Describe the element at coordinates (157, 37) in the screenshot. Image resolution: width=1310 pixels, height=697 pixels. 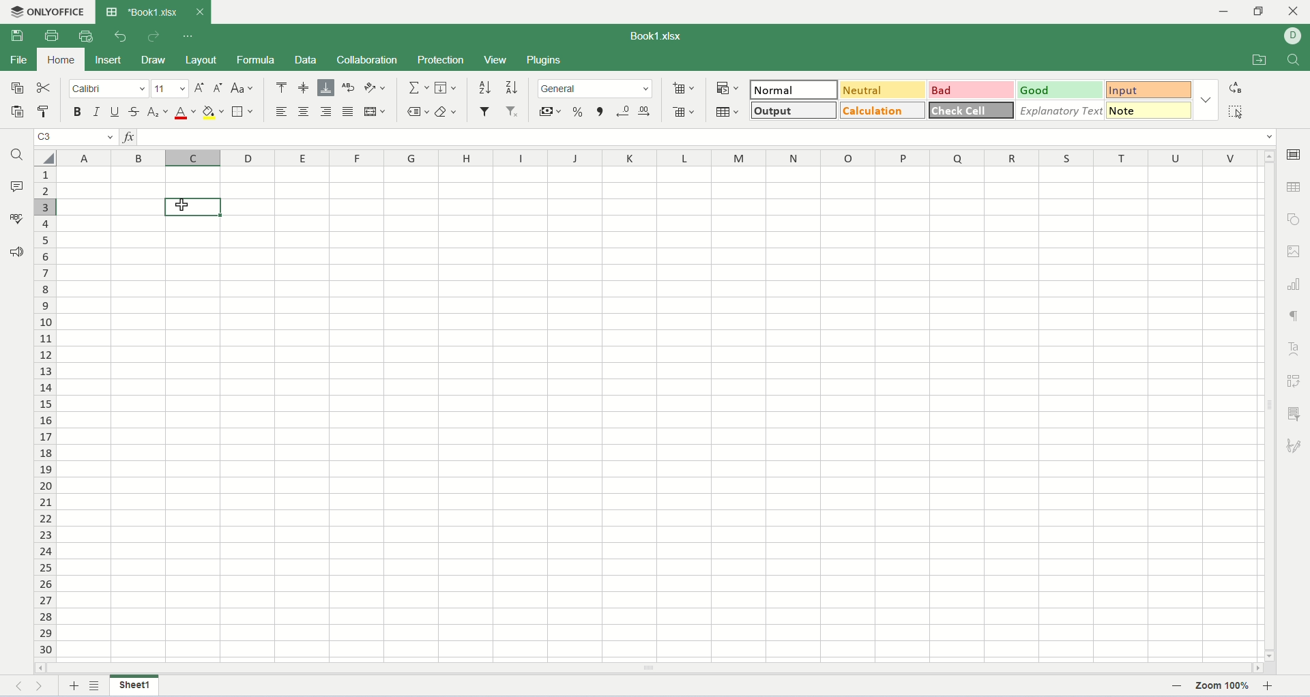
I see `redo` at that location.